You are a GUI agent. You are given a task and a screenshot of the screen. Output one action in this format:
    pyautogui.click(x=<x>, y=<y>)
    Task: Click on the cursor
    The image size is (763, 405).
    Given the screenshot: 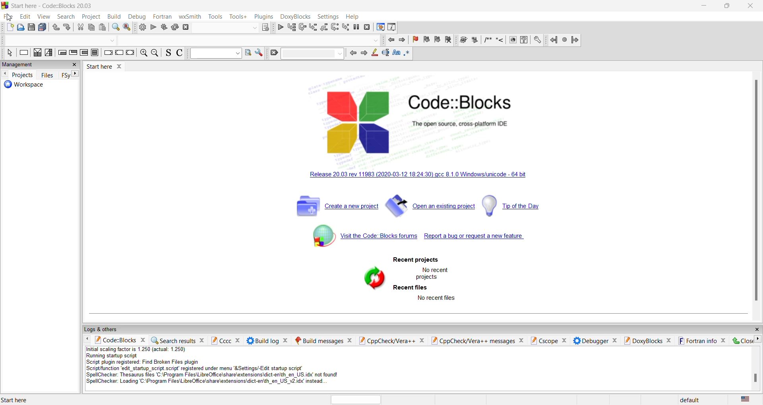 What is the action you would take?
    pyautogui.click(x=11, y=17)
    